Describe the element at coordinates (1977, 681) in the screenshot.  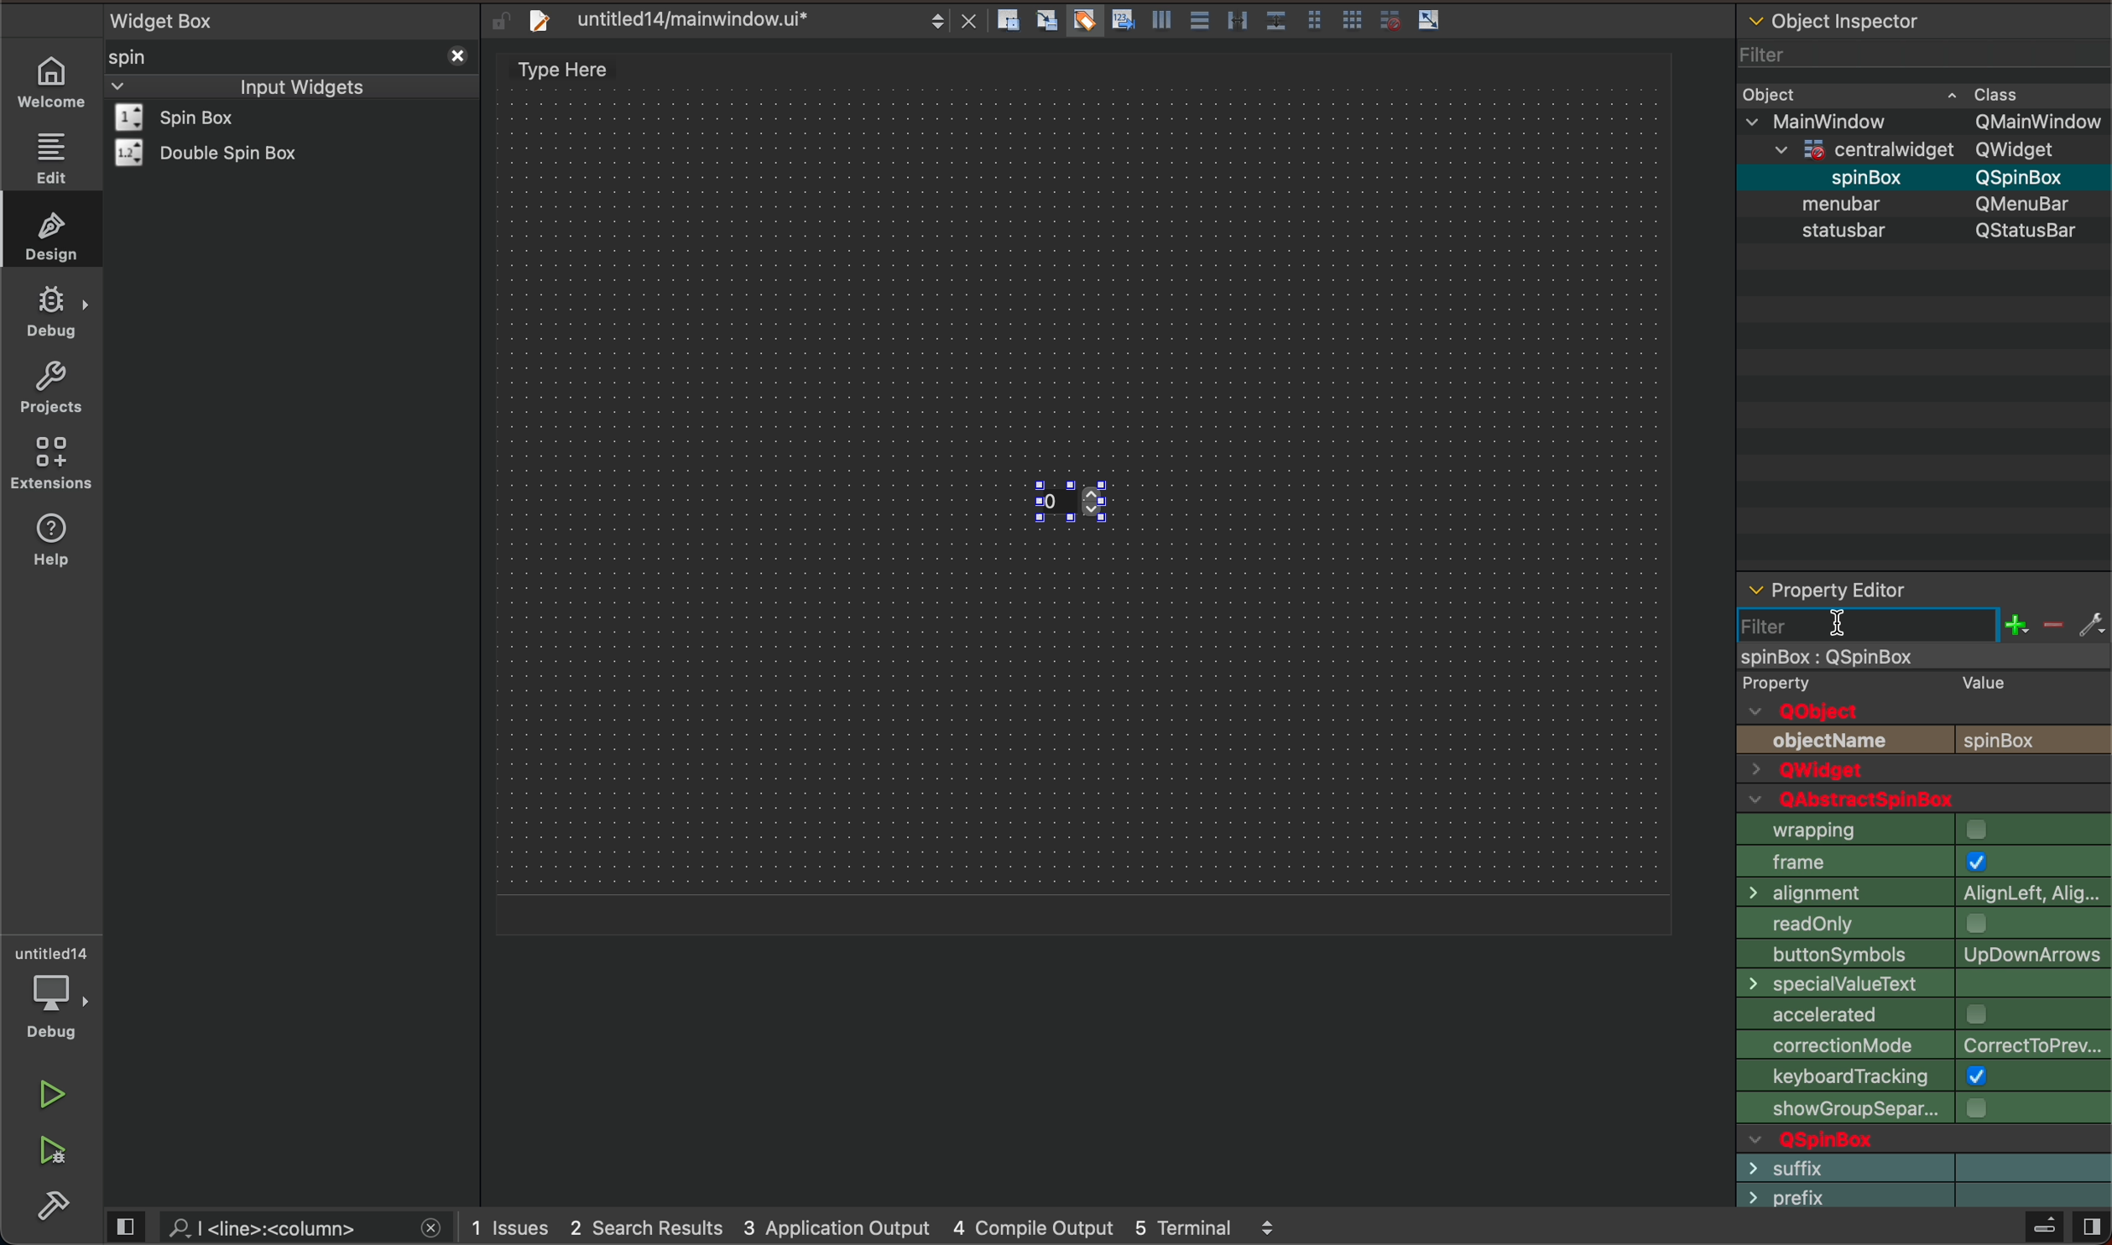
I see `text` at that location.